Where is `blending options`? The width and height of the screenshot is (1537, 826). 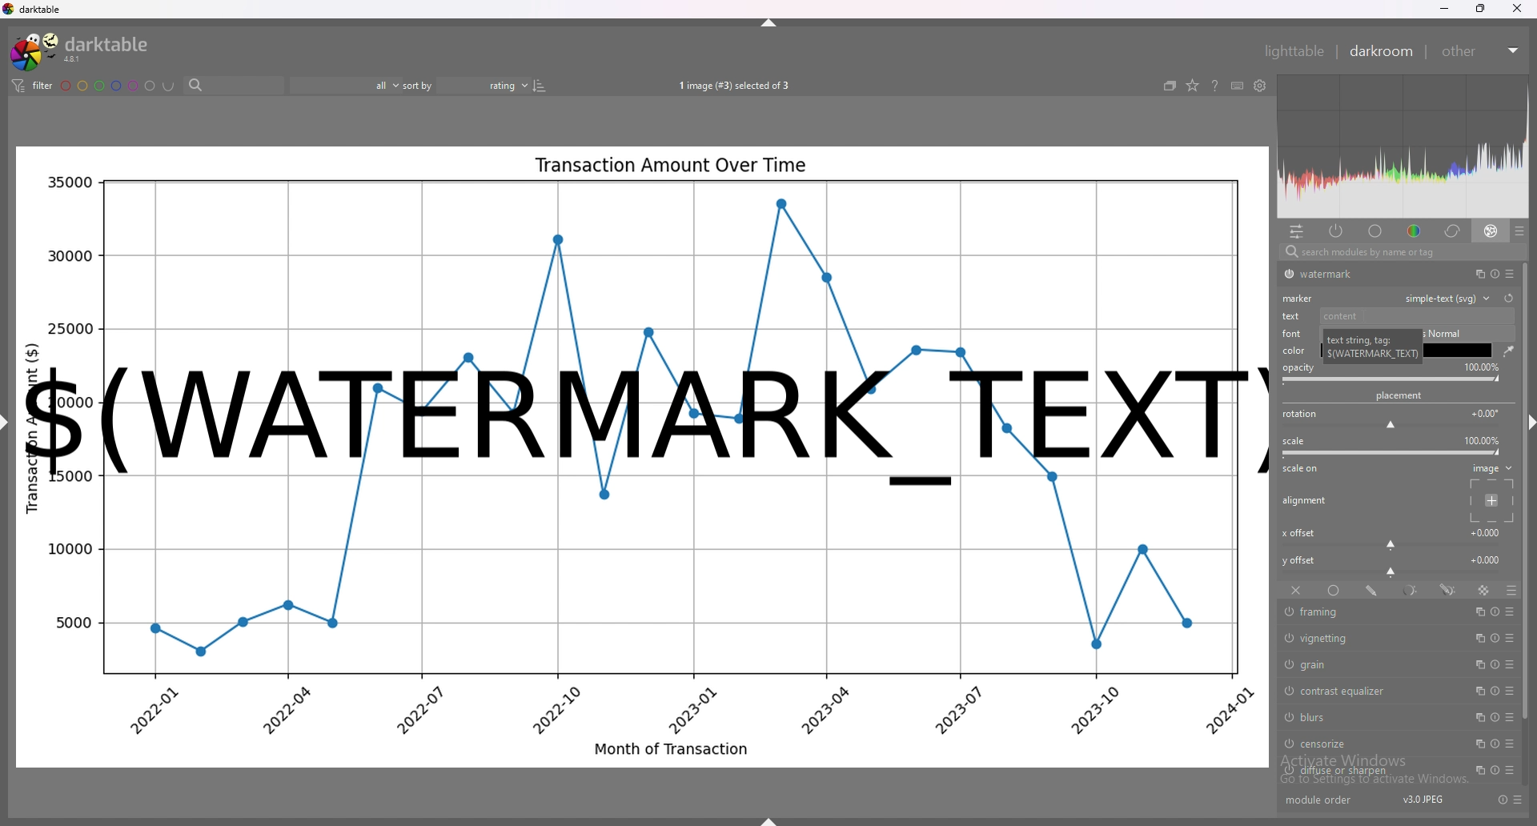 blending options is located at coordinates (1510, 590).